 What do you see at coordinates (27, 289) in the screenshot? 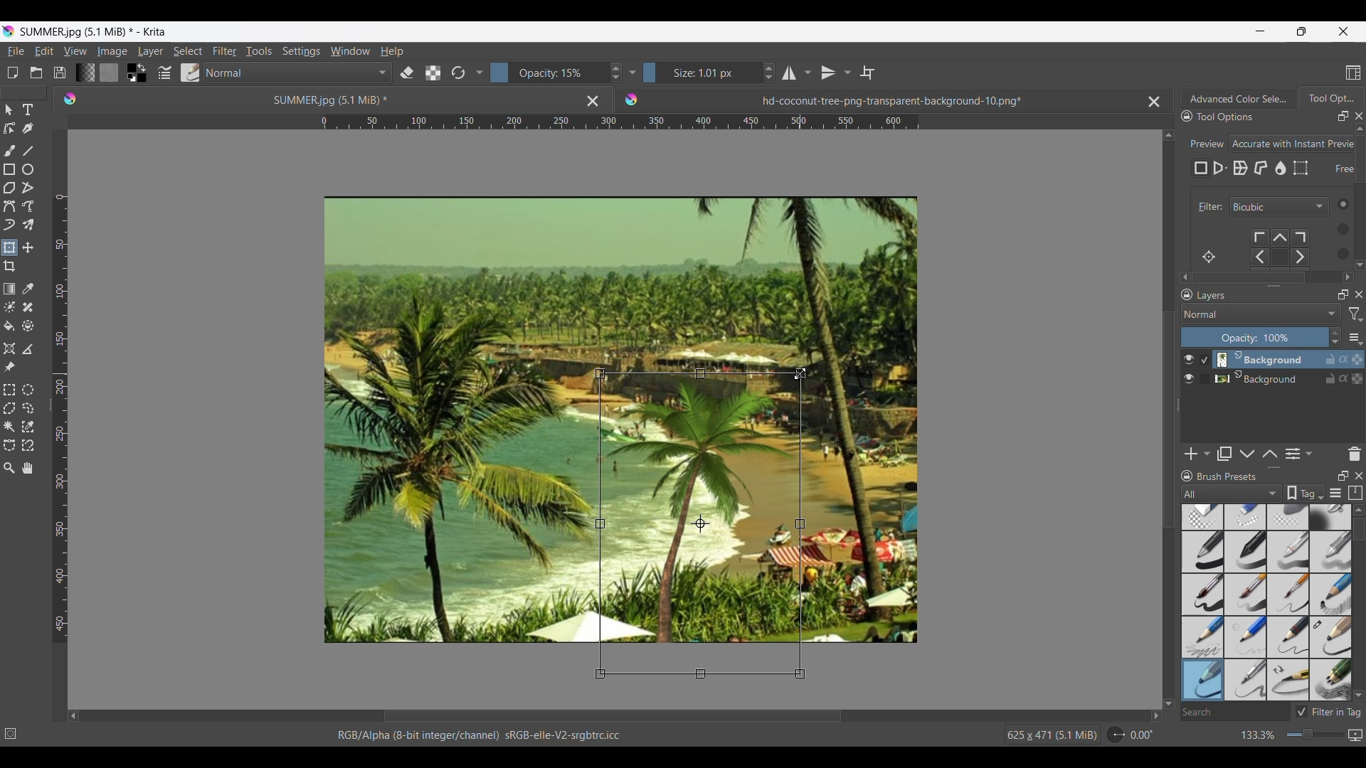
I see `Color picker tool` at bounding box center [27, 289].